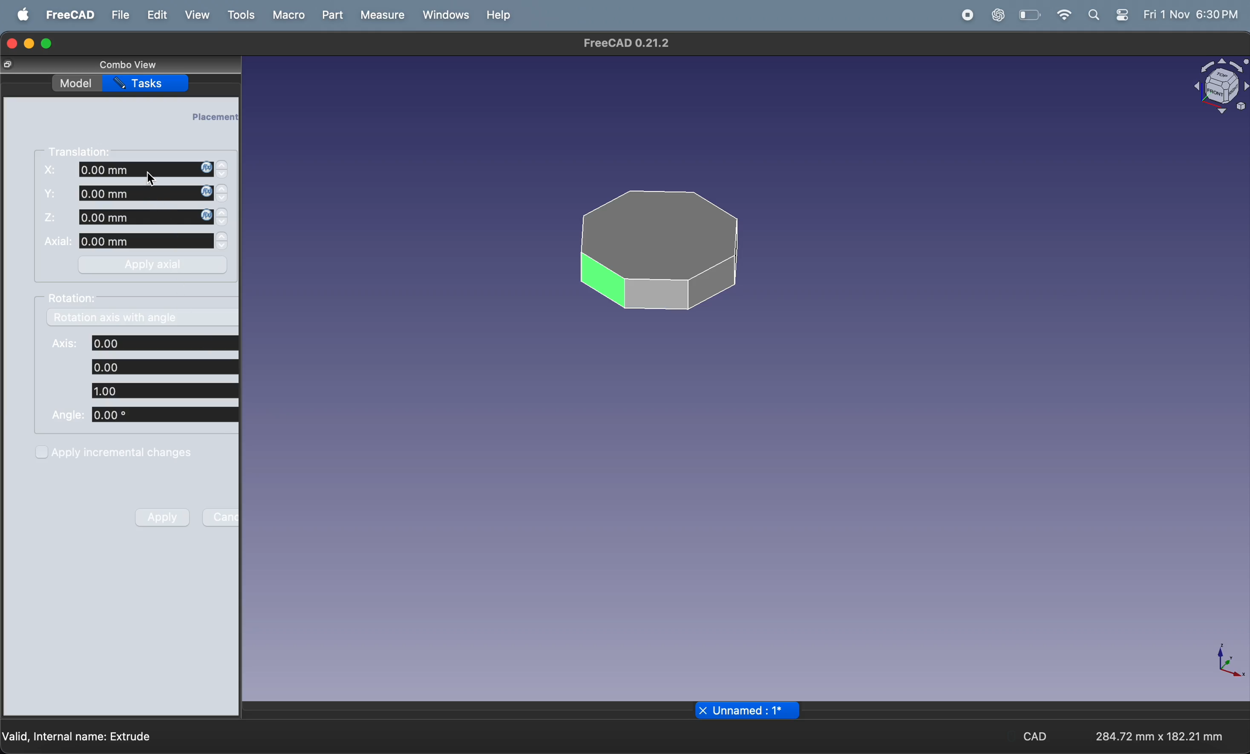 The image size is (1250, 754). What do you see at coordinates (1193, 15) in the screenshot?
I see `Fri 1 Nov 6:30PM` at bounding box center [1193, 15].